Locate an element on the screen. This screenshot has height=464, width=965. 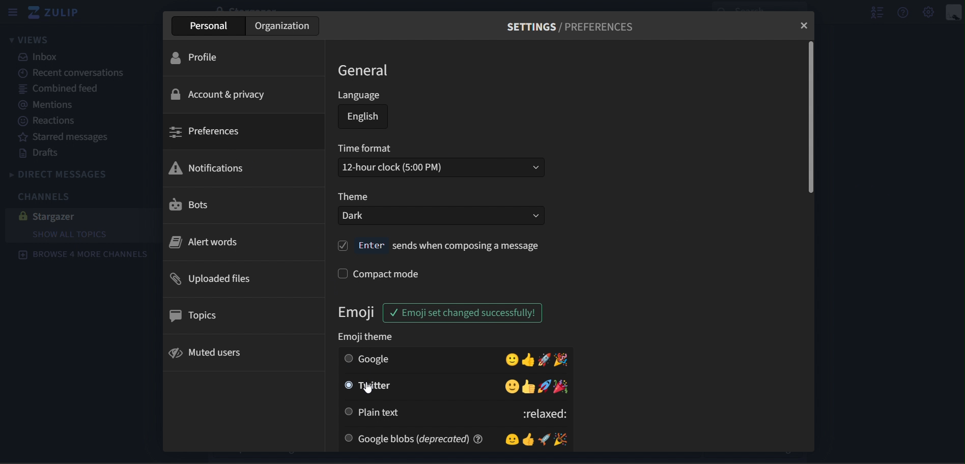
emoji is located at coordinates (359, 313).